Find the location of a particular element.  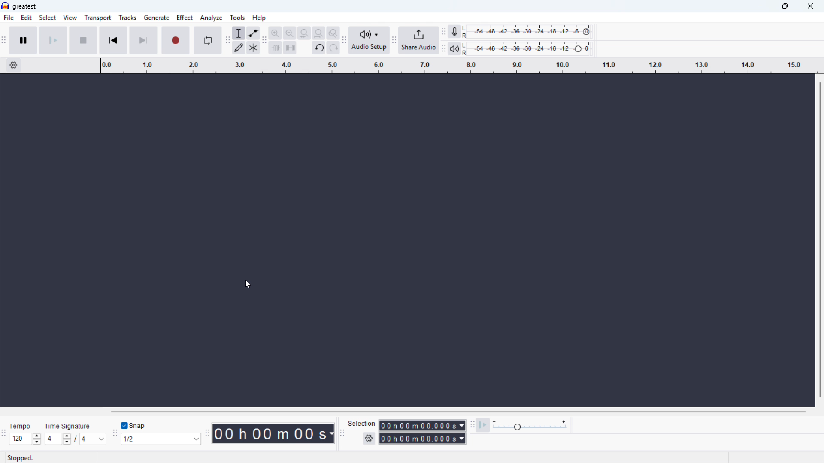

greatest is located at coordinates (25, 6).